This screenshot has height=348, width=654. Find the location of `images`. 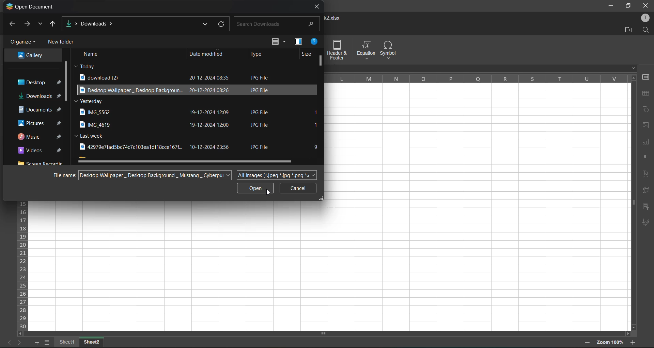

images is located at coordinates (647, 125).